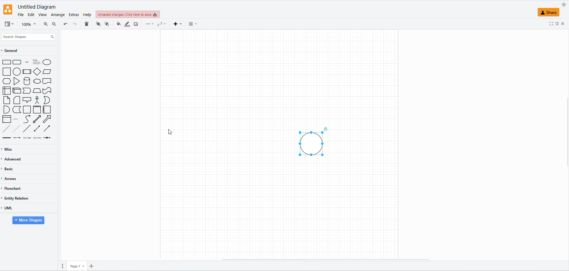 The image size is (569, 271). Describe the element at coordinates (8, 9) in the screenshot. I see `LOGO` at that location.